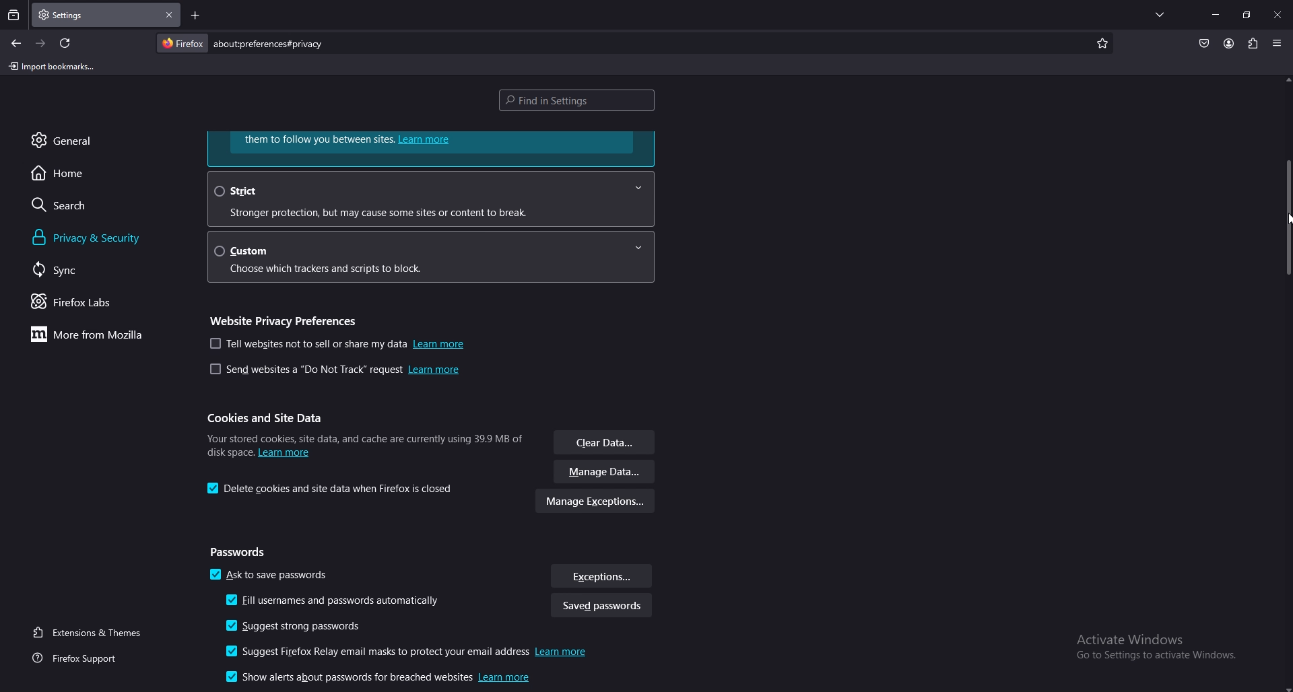 This screenshot has height=692, width=1293. What do you see at coordinates (1285, 80) in the screenshot?
I see `scroll up` at bounding box center [1285, 80].